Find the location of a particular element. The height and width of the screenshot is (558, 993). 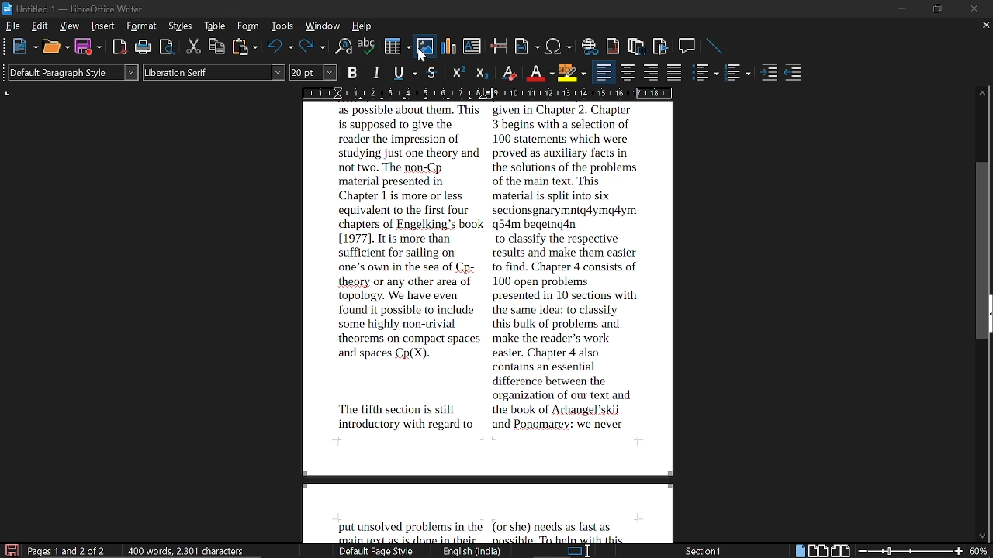

print is located at coordinates (144, 47).